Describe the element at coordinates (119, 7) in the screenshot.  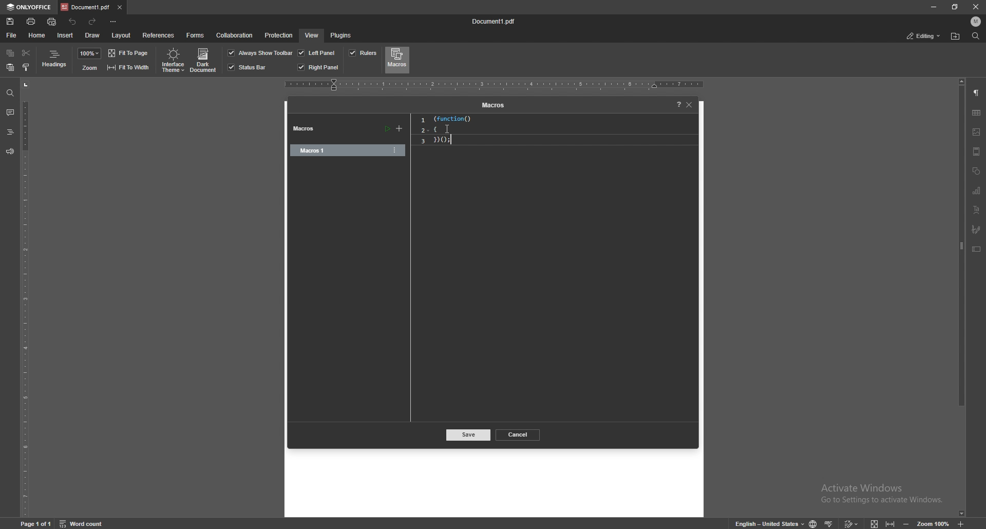
I see `close tab` at that location.